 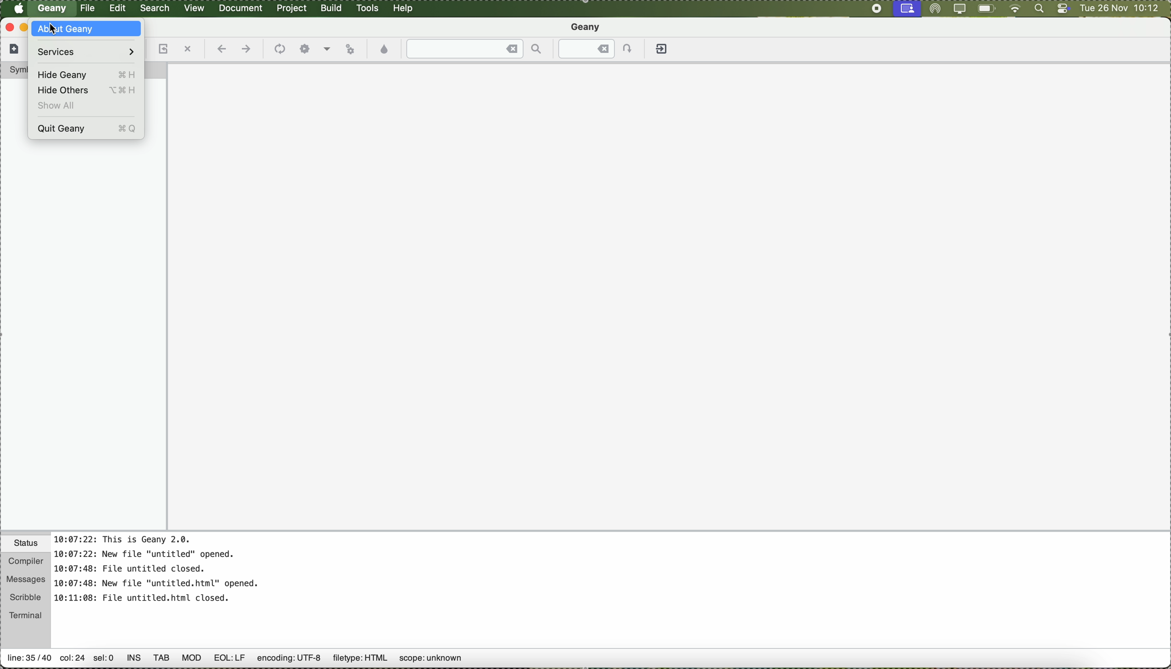 I want to click on build, so click(x=333, y=9).